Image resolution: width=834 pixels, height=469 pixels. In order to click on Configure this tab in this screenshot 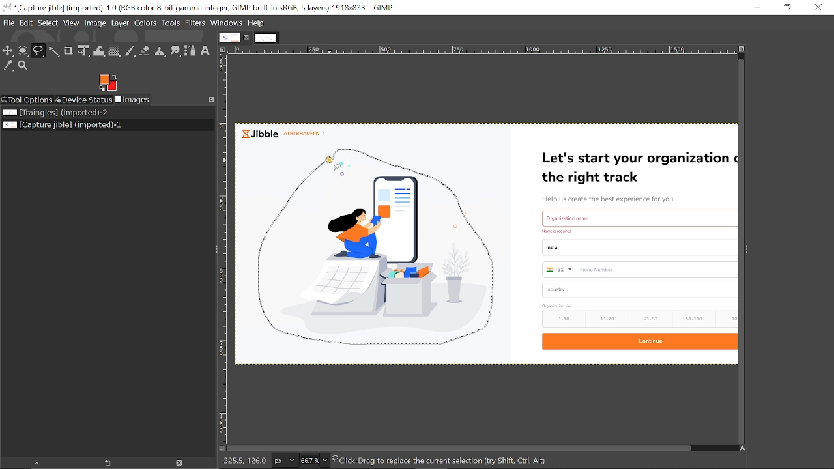, I will do `click(212, 99)`.